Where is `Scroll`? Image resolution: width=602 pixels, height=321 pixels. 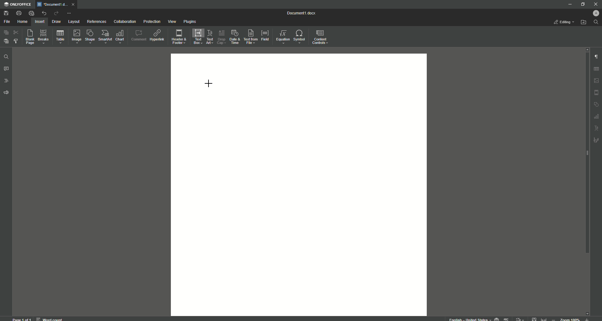 Scroll is located at coordinates (585, 157).